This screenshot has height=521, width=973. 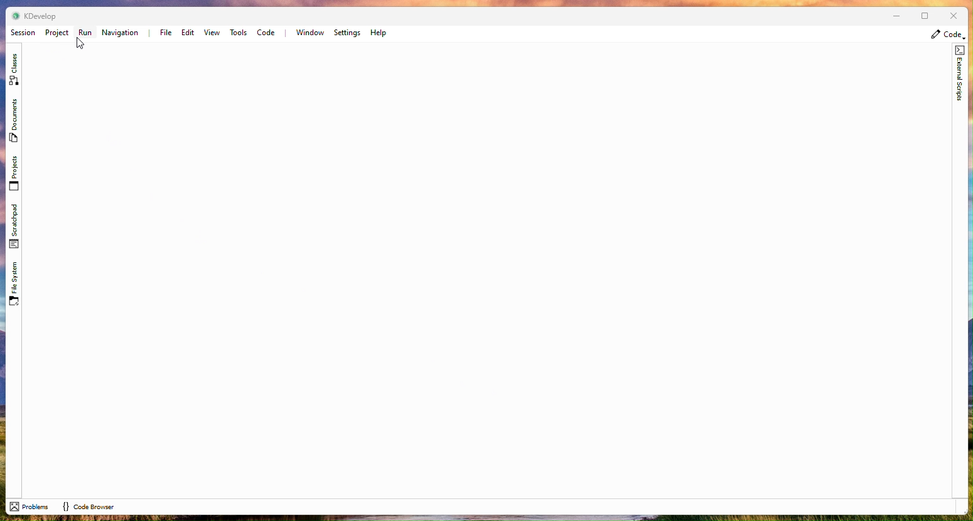 What do you see at coordinates (14, 67) in the screenshot?
I see `Class` at bounding box center [14, 67].